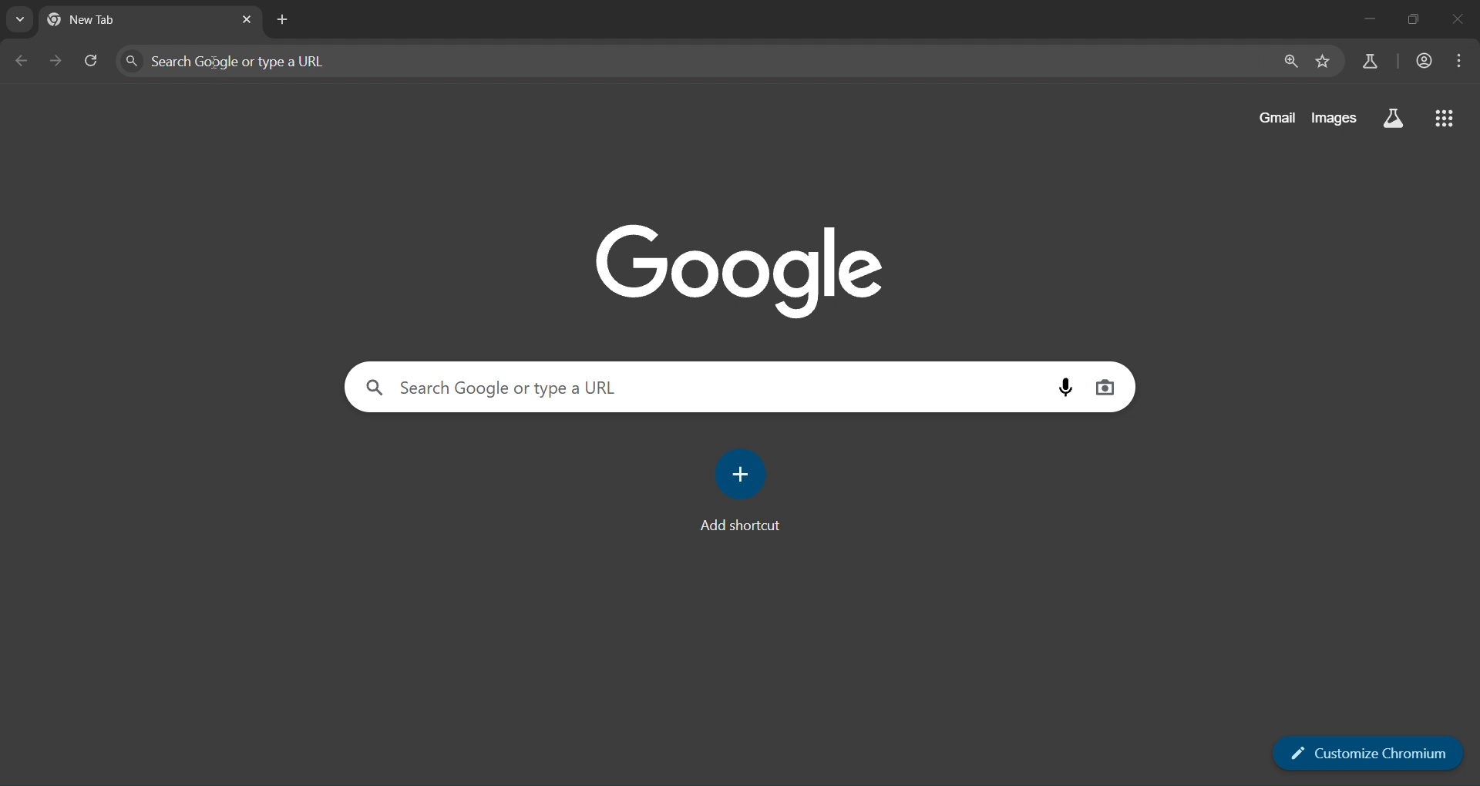  Describe the element at coordinates (752, 268) in the screenshot. I see `image` at that location.